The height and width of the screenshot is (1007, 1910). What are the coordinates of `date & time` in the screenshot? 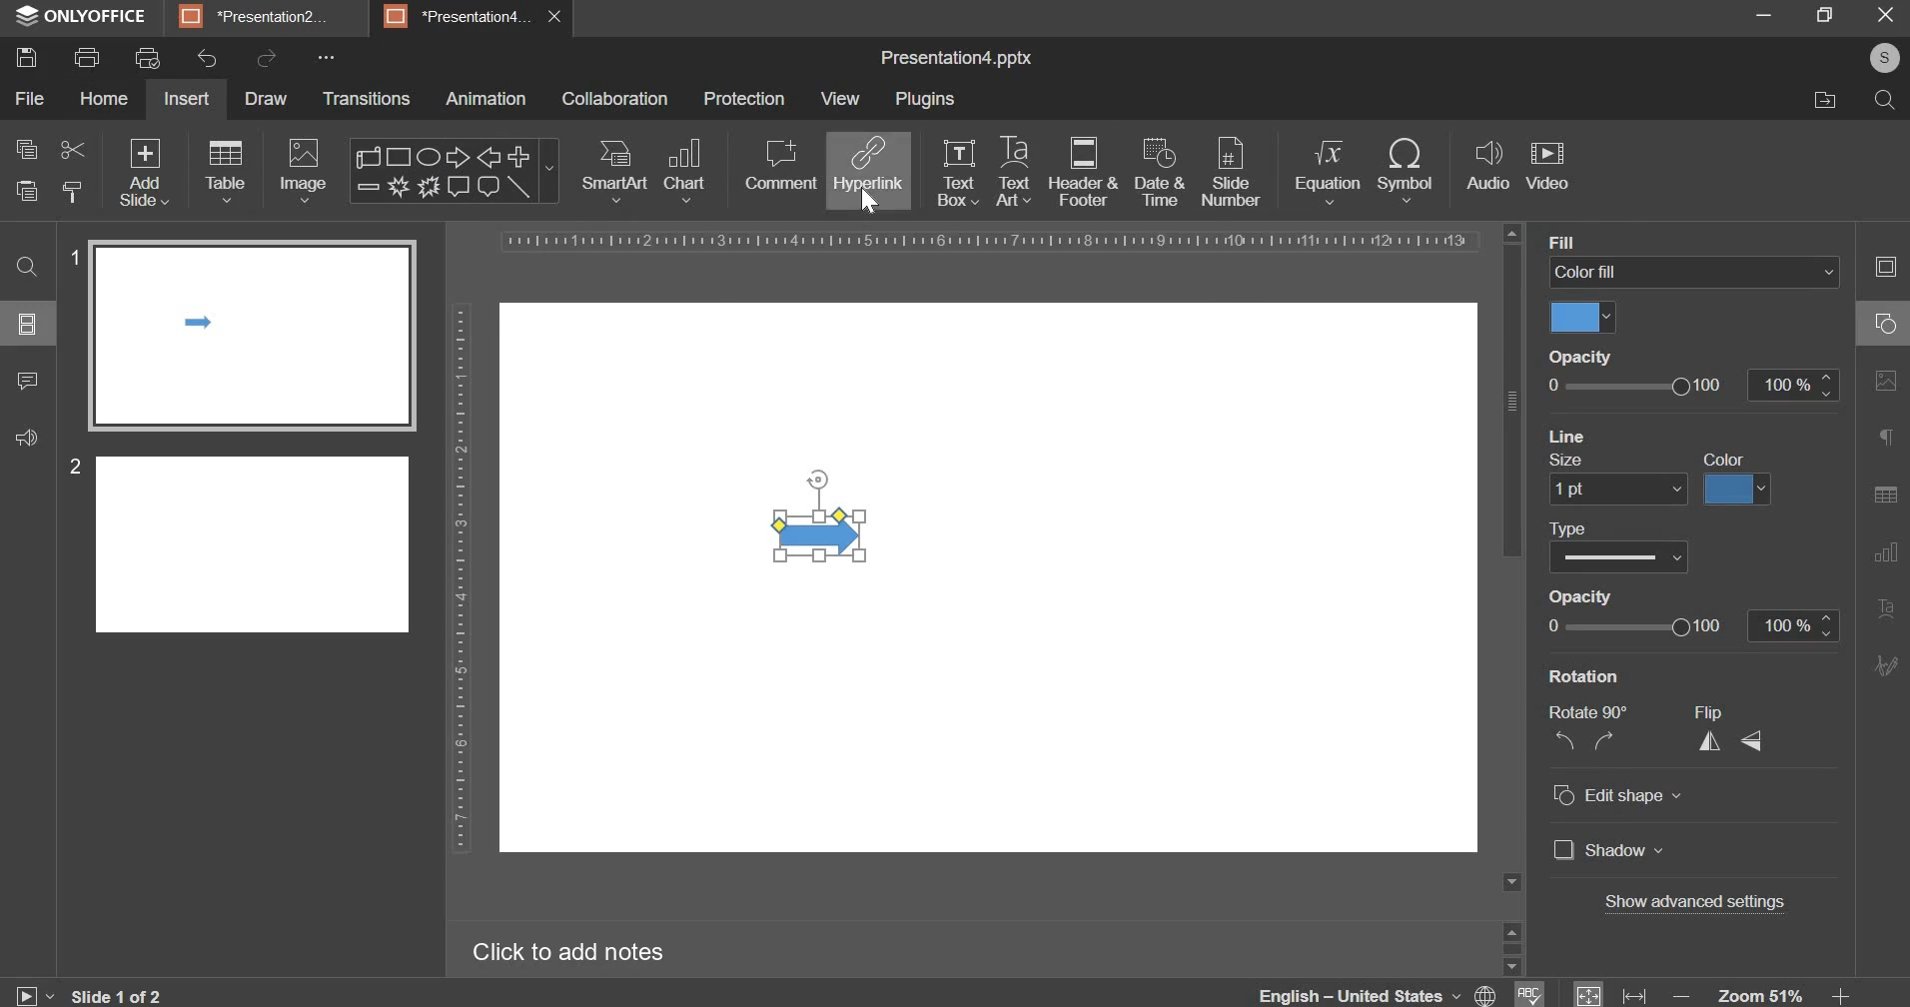 It's located at (1162, 174).